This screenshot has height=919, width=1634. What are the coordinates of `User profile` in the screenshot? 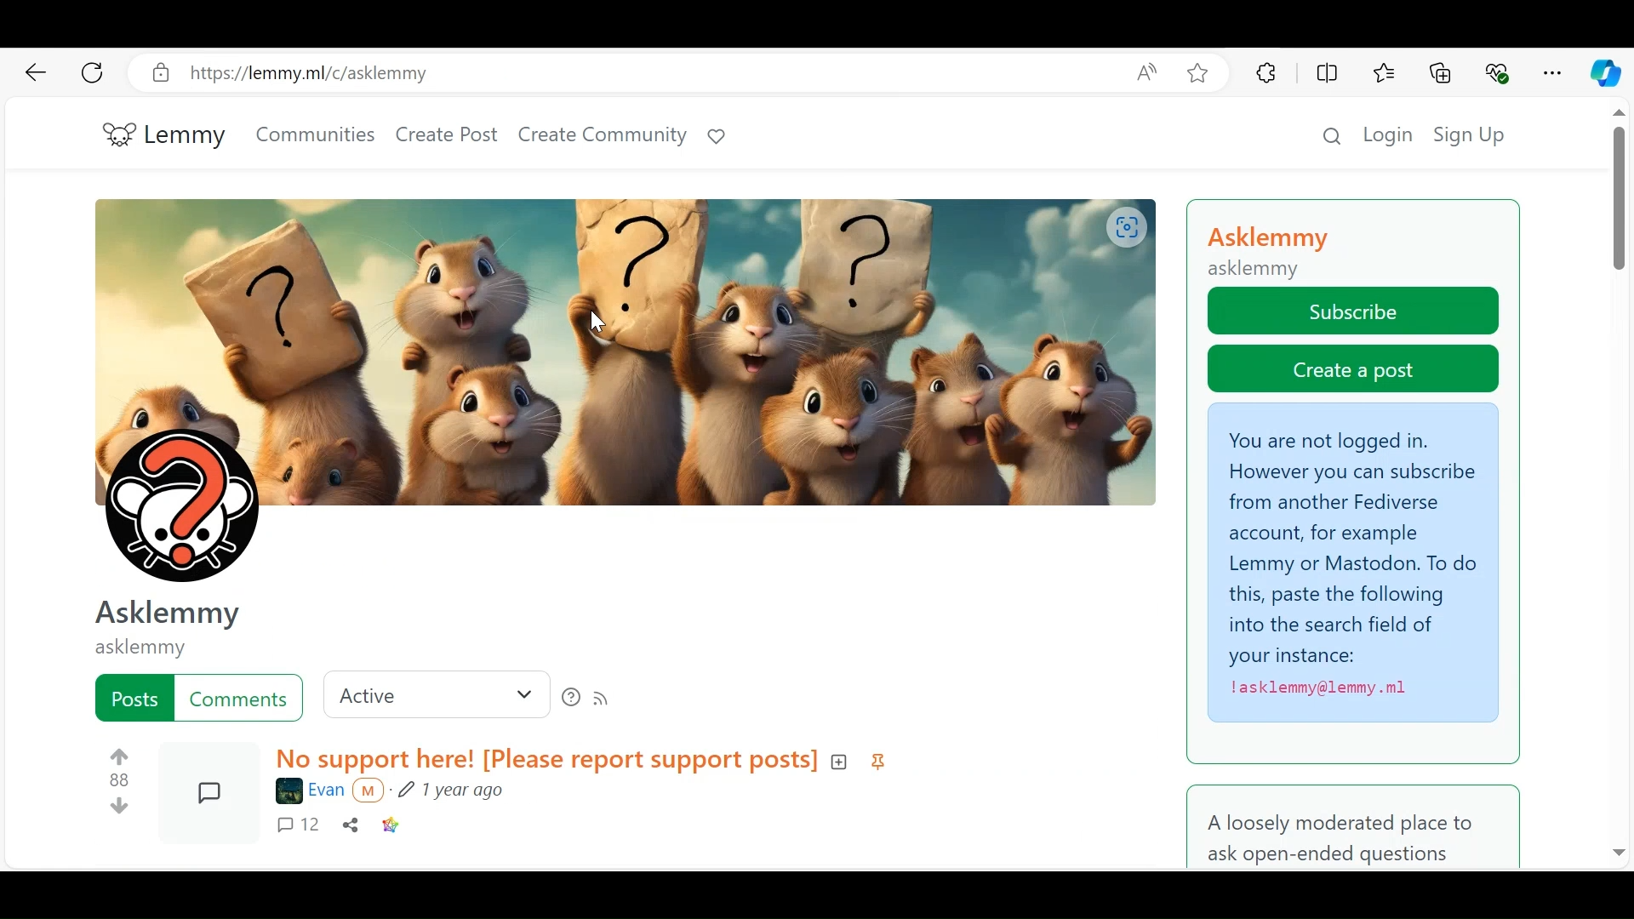 It's located at (621, 389).